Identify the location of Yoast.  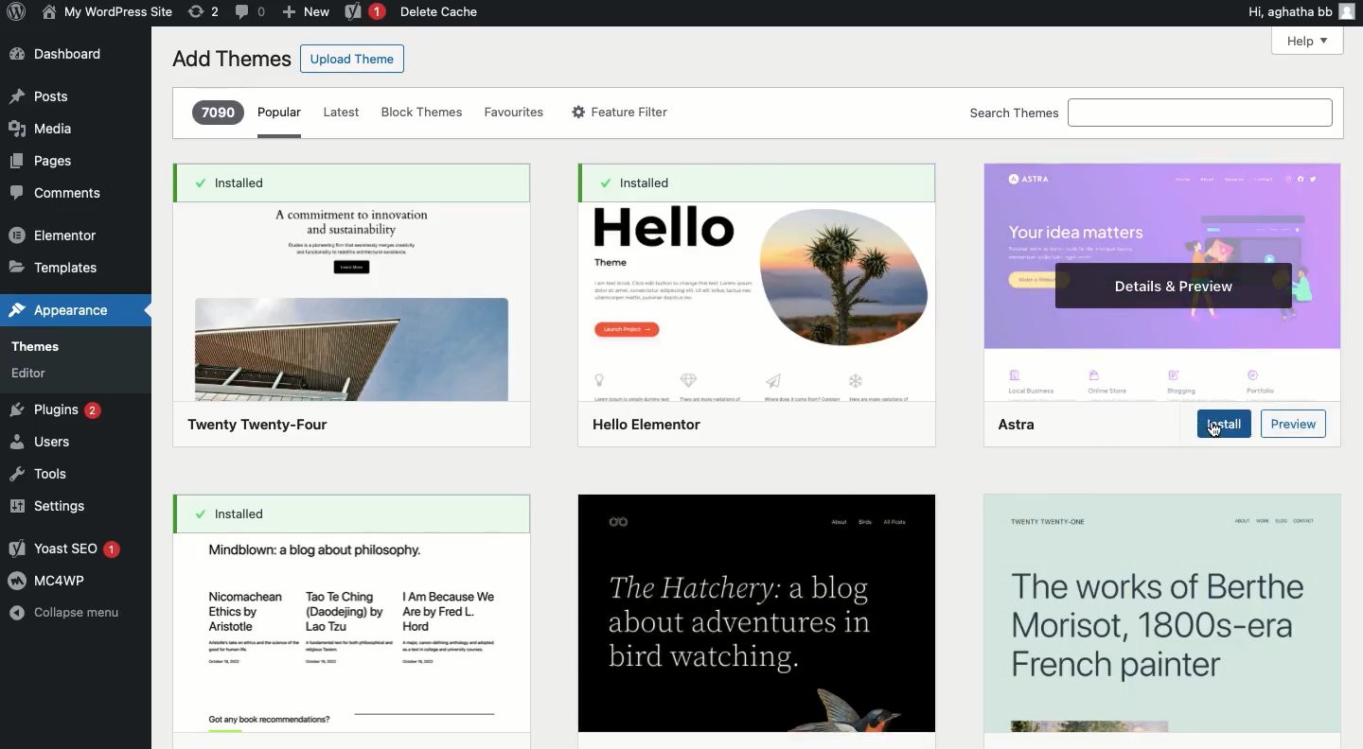
(62, 549).